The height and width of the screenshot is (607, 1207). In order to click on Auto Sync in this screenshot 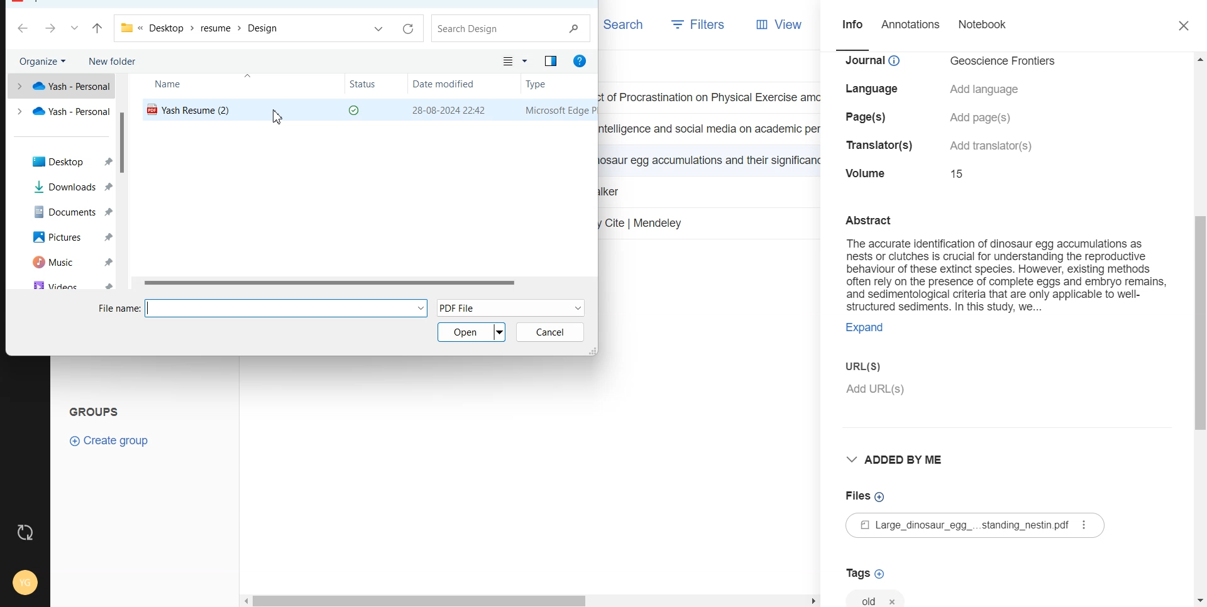, I will do `click(25, 532)`.